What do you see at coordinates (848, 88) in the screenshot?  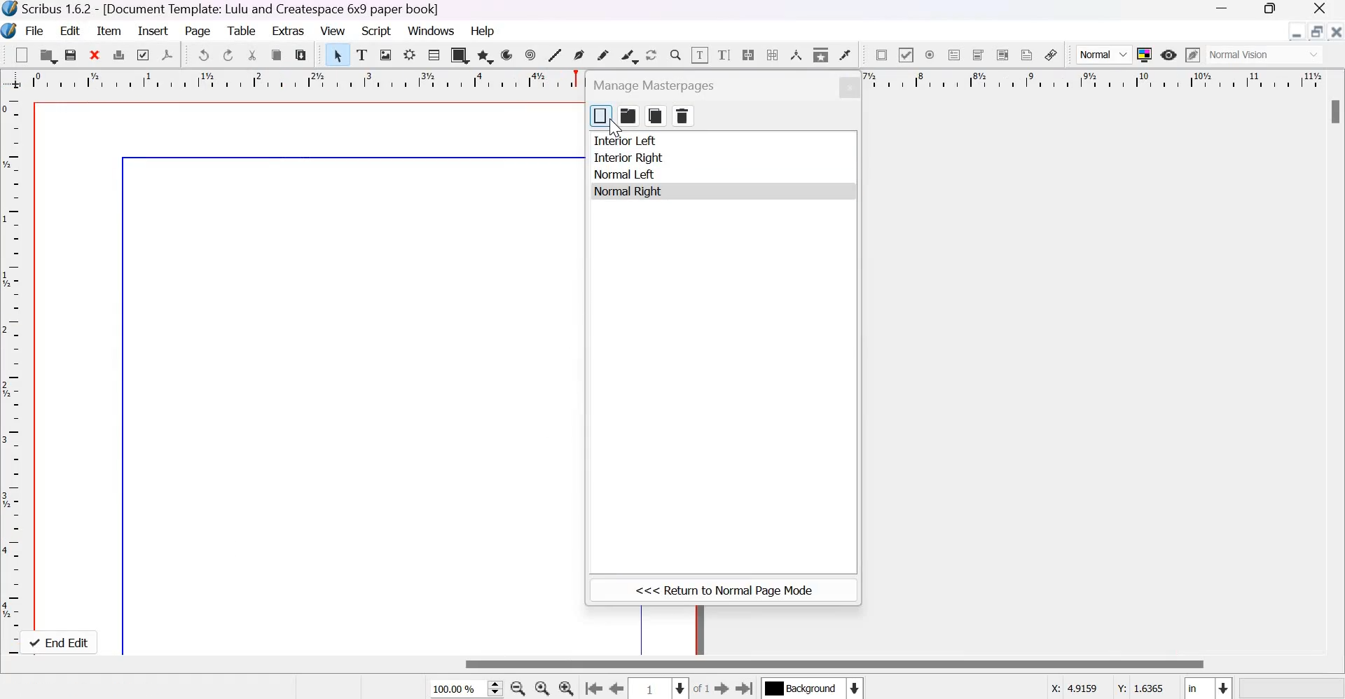 I see `close` at bounding box center [848, 88].